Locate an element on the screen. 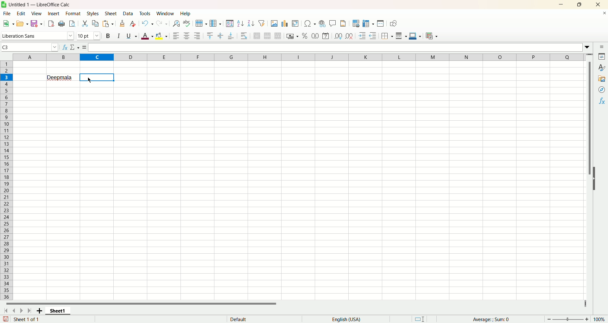  Format as percent is located at coordinates (305, 36).